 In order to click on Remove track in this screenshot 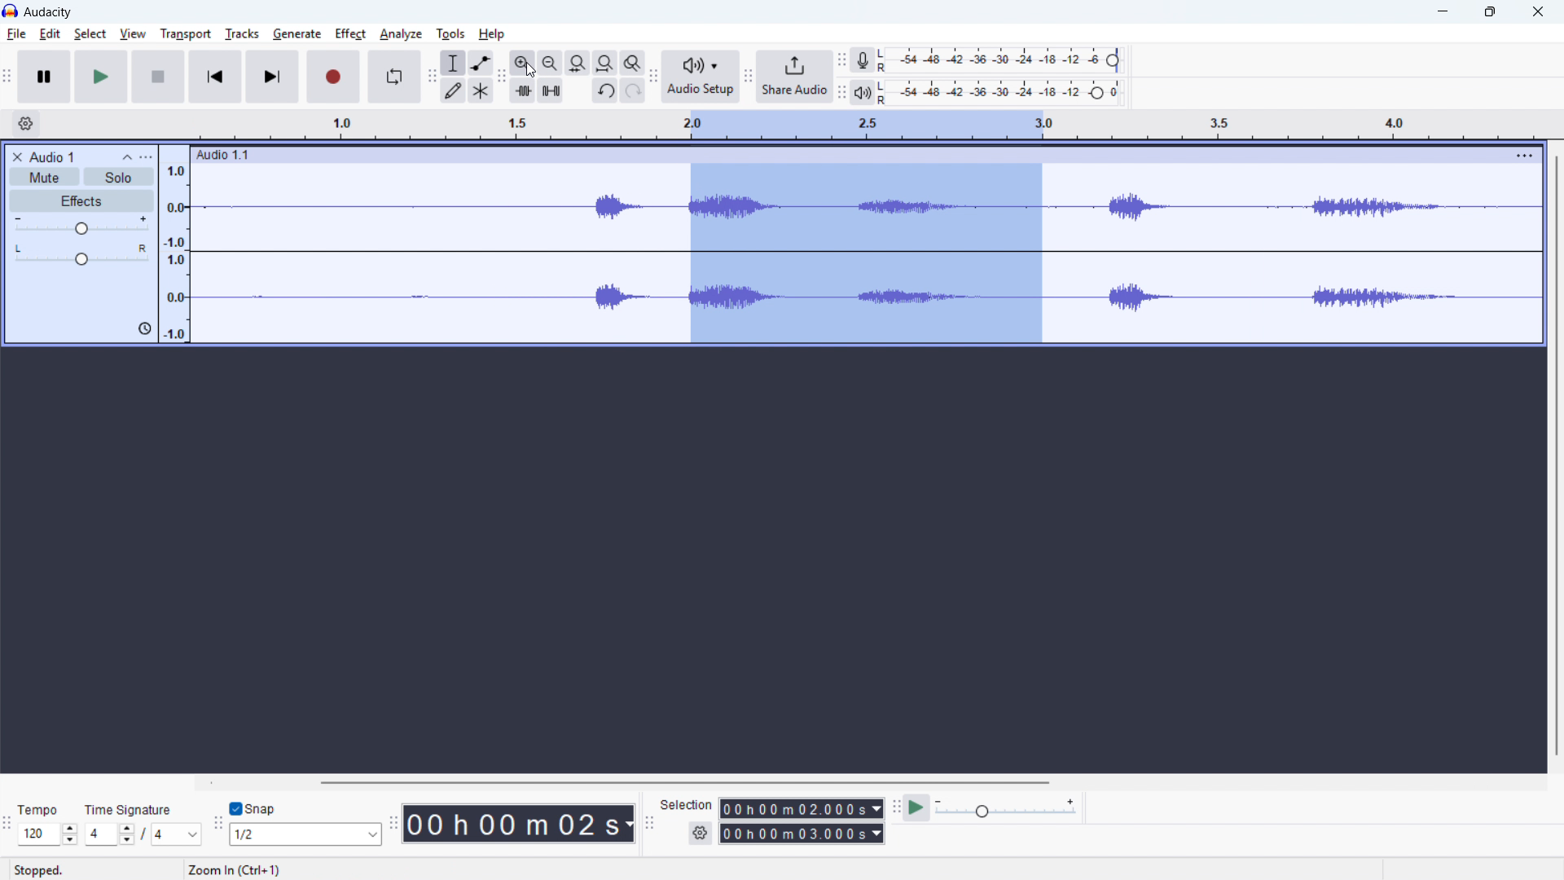, I will do `click(17, 156)`.